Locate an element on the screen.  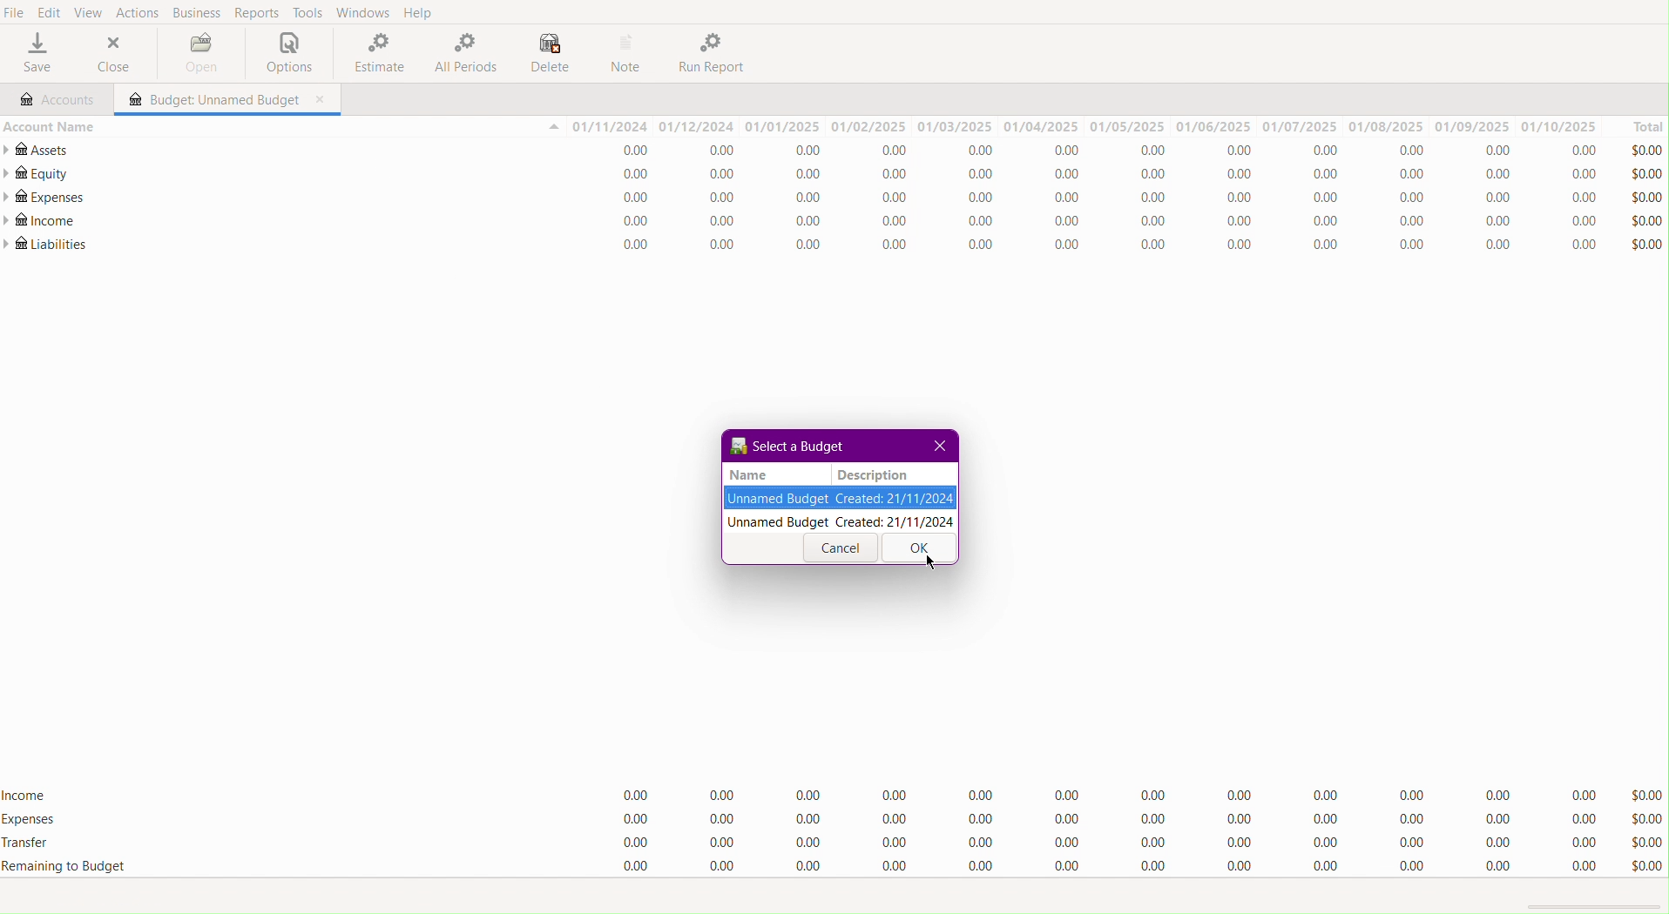
Expenses is located at coordinates (1112, 820).